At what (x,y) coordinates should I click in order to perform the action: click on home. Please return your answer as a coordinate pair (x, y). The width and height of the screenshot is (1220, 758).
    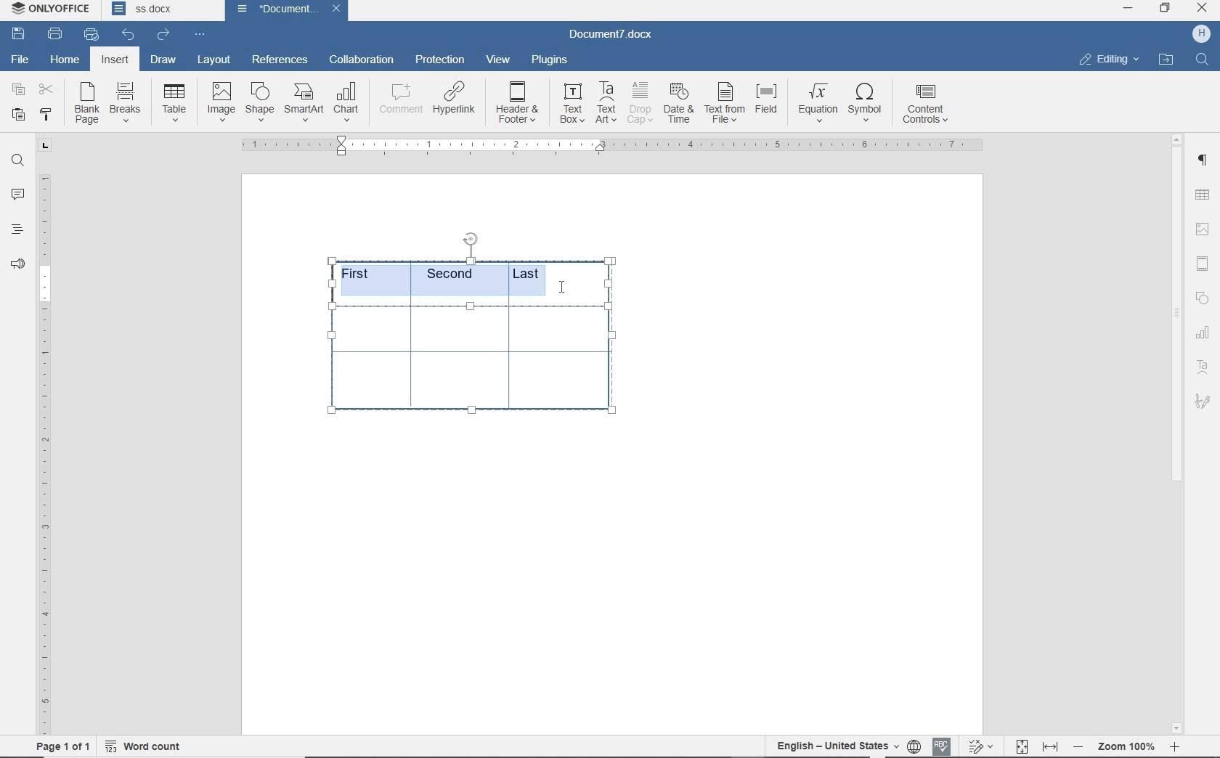
    Looking at the image, I should click on (66, 61).